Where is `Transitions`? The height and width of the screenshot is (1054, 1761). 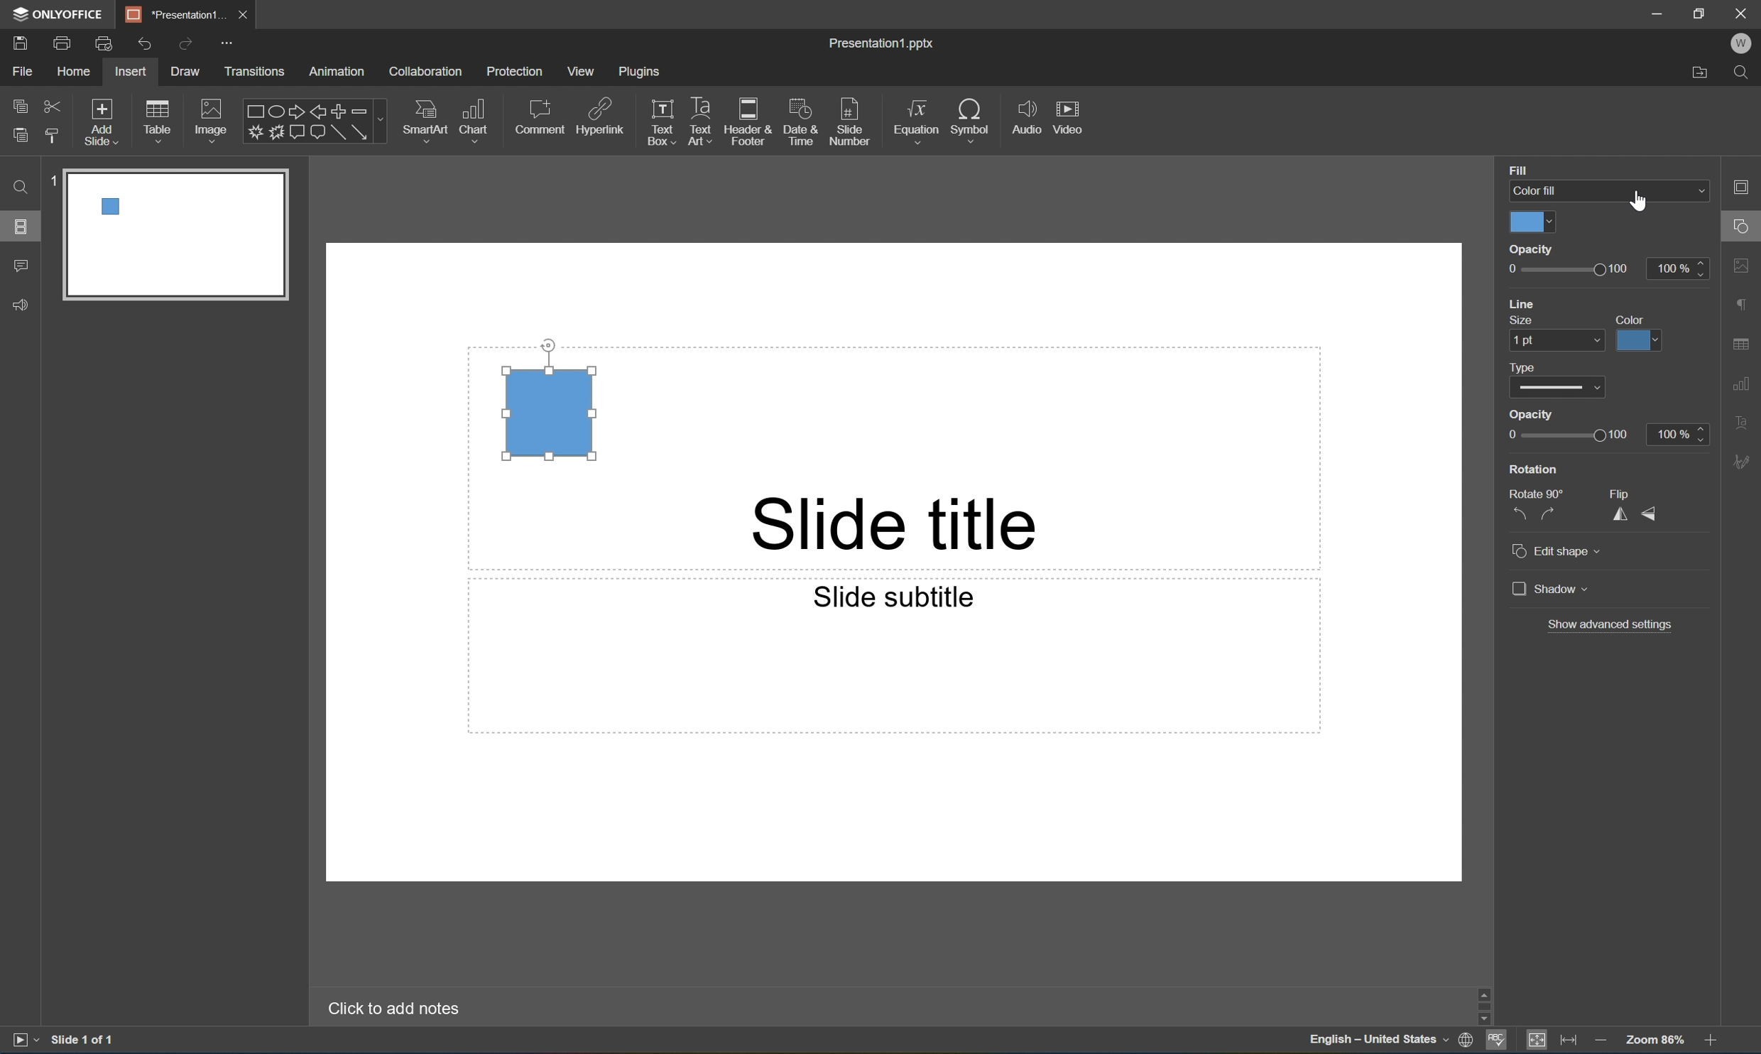
Transitions is located at coordinates (254, 73).